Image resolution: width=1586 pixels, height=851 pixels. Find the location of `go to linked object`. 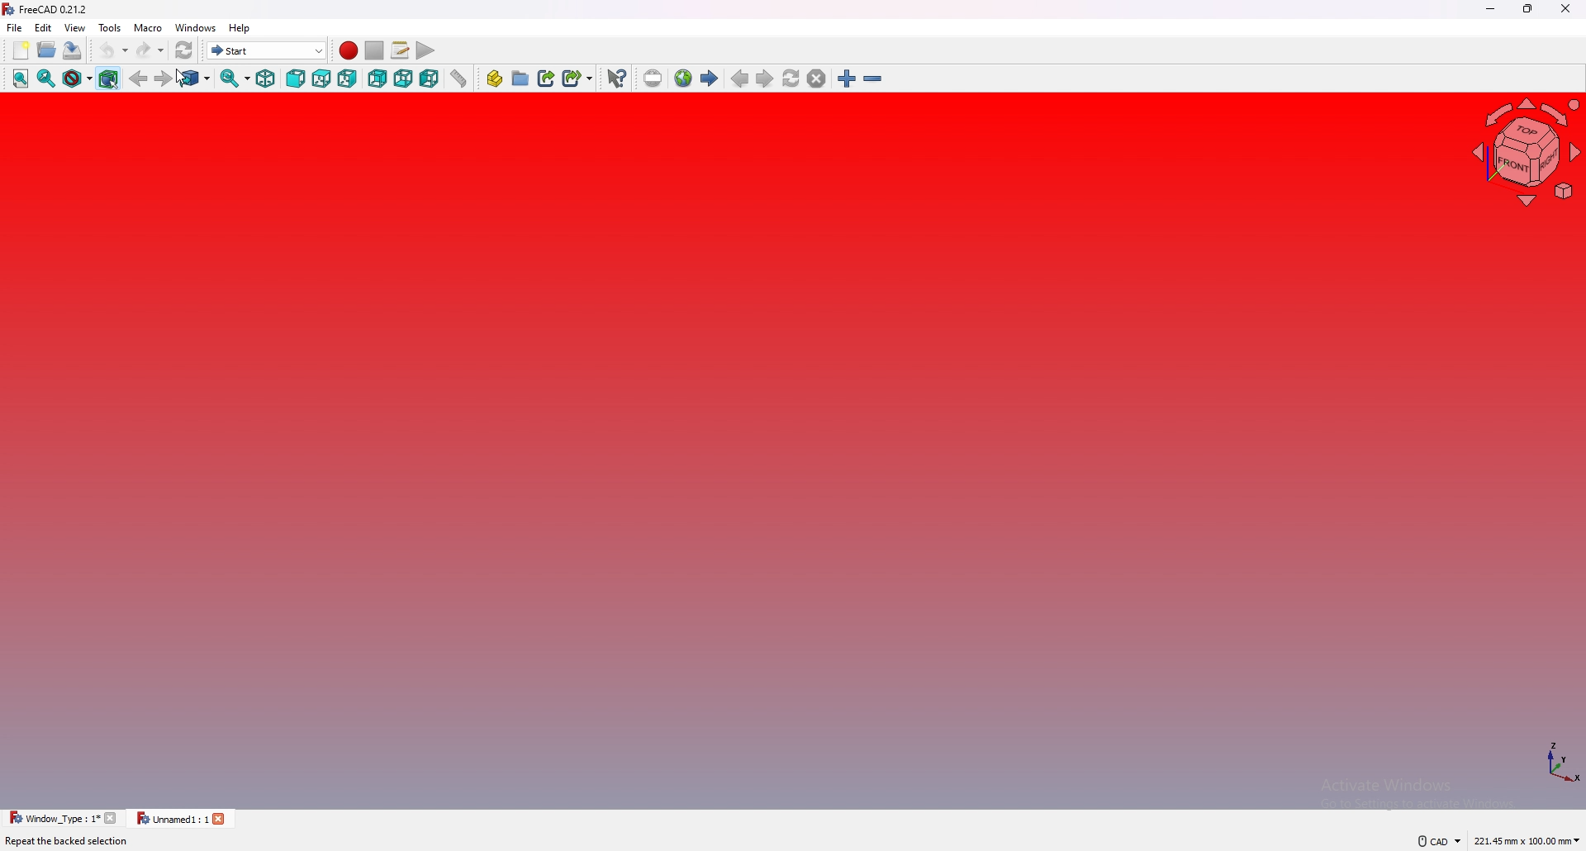

go to linked object is located at coordinates (196, 78).